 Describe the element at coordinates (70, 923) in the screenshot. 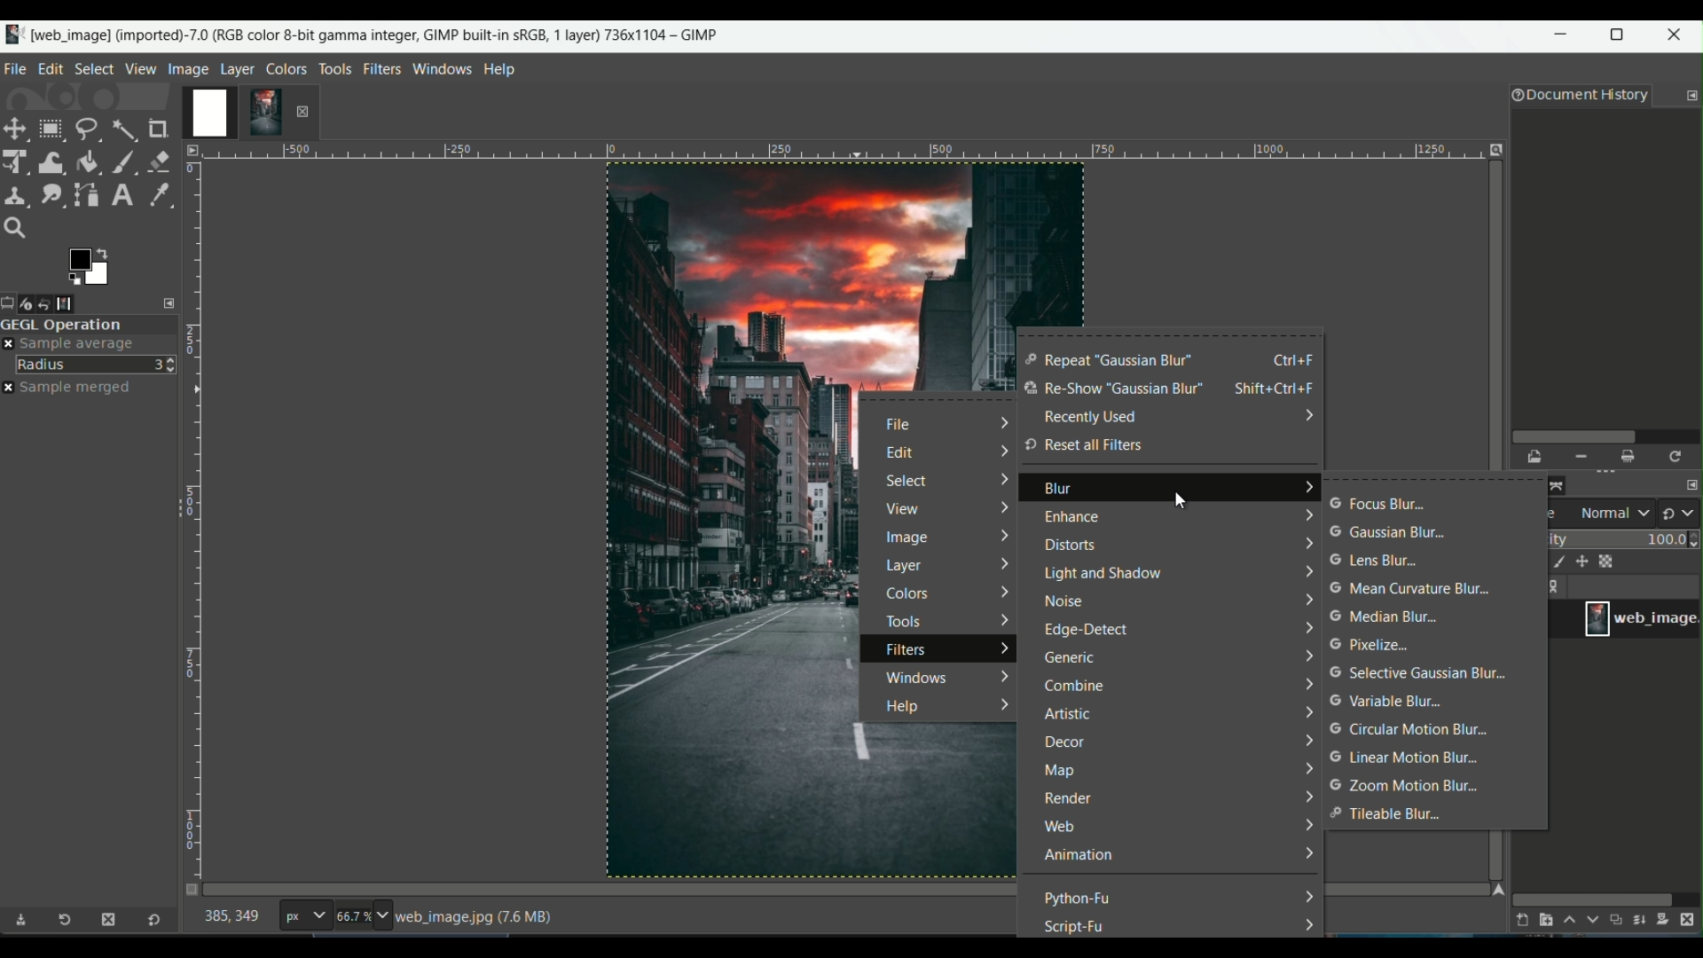

I see `restore tool preset` at that location.